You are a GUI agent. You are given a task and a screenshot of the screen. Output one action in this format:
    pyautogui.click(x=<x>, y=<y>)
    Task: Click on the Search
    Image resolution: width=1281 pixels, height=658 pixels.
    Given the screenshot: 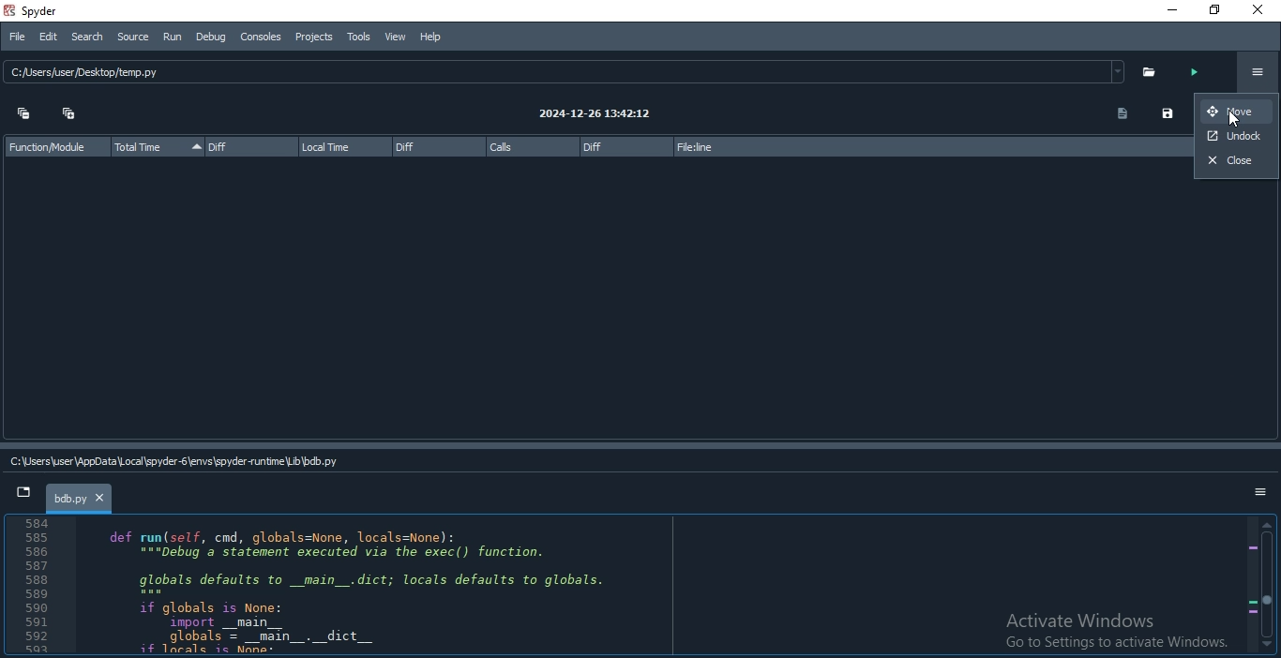 What is the action you would take?
    pyautogui.click(x=90, y=37)
    